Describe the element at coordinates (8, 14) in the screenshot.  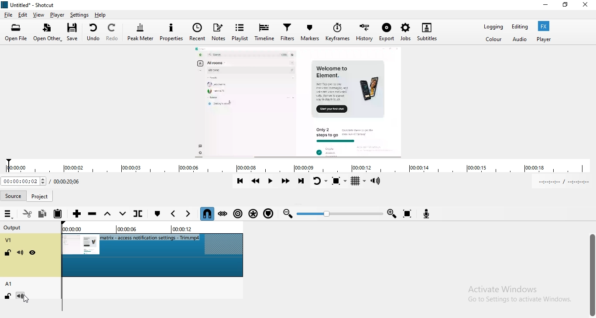
I see `File` at that location.